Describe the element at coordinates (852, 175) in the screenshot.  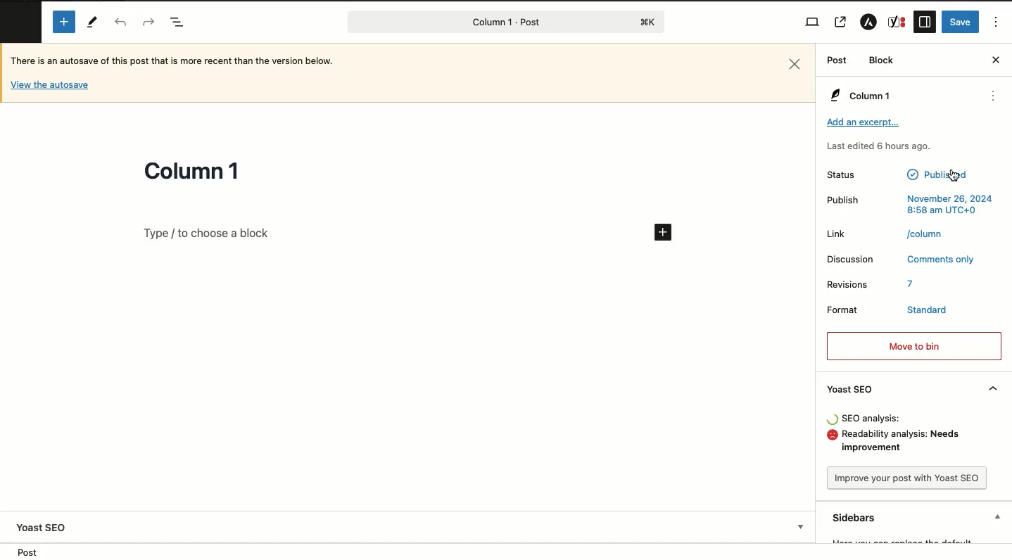
I see `Status` at that location.